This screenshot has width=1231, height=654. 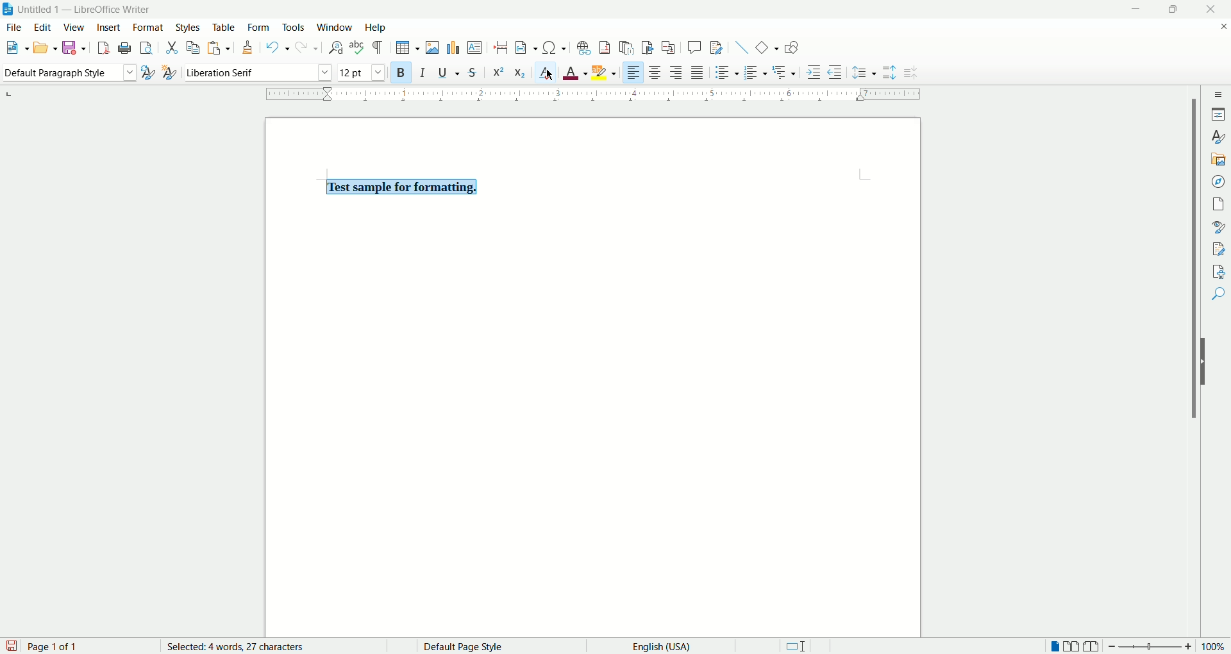 I want to click on redo, so click(x=306, y=47).